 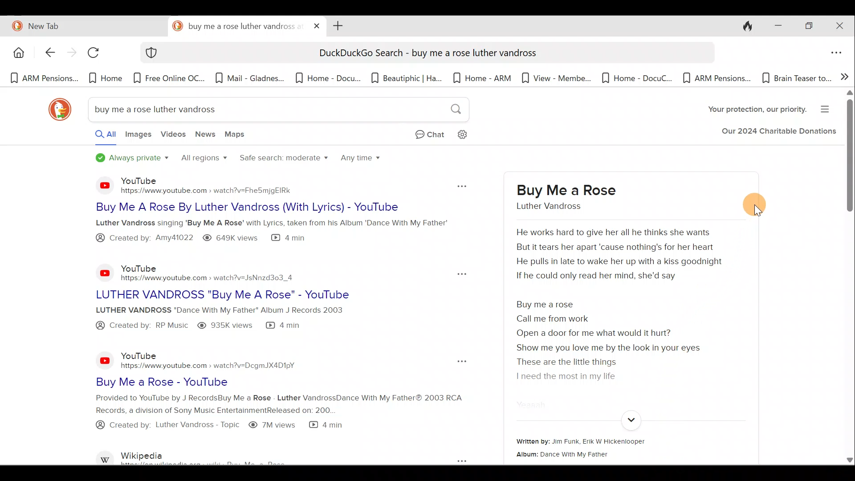 What do you see at coordinates (210, 270) in the screenshot?
I see `YouTube - https://www.youtube.com » watch?v=JsNnzd303_4` at bounding box center [210, 270].